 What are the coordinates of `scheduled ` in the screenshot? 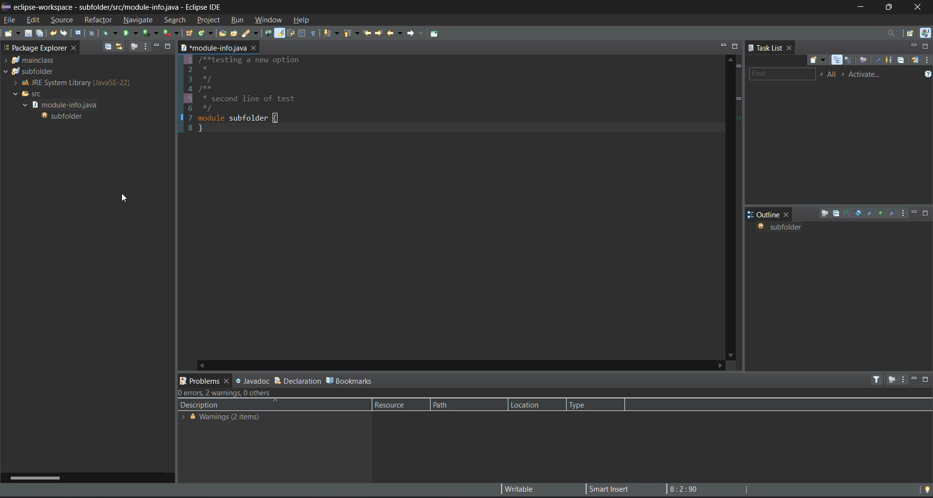 It's located at (850, 60).